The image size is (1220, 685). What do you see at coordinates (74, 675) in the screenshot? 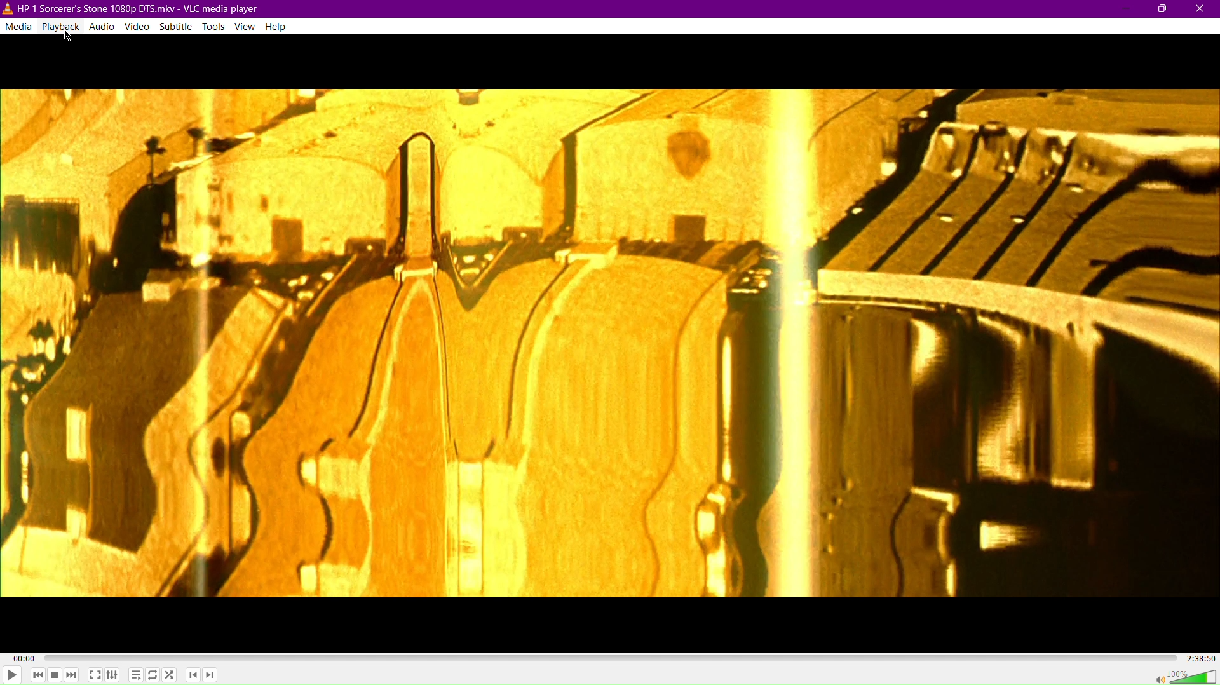
I see `Skip Forward` at bounding box center [74, 675].